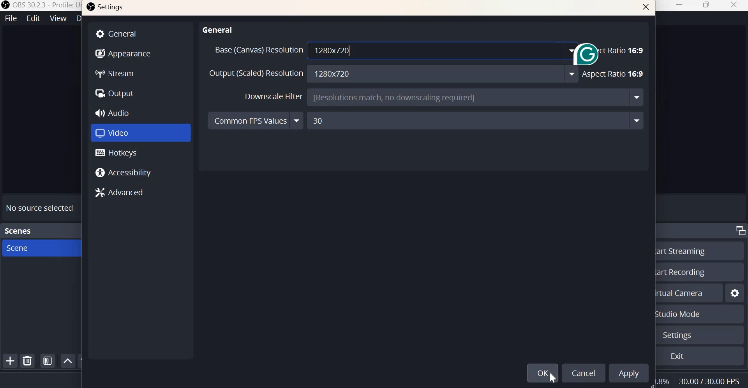 Image resolution: width=748 pixels, height=388 pixels. Describe the element at coordinates (445, 74) in the screenshot. I see `1280*720` at that location.